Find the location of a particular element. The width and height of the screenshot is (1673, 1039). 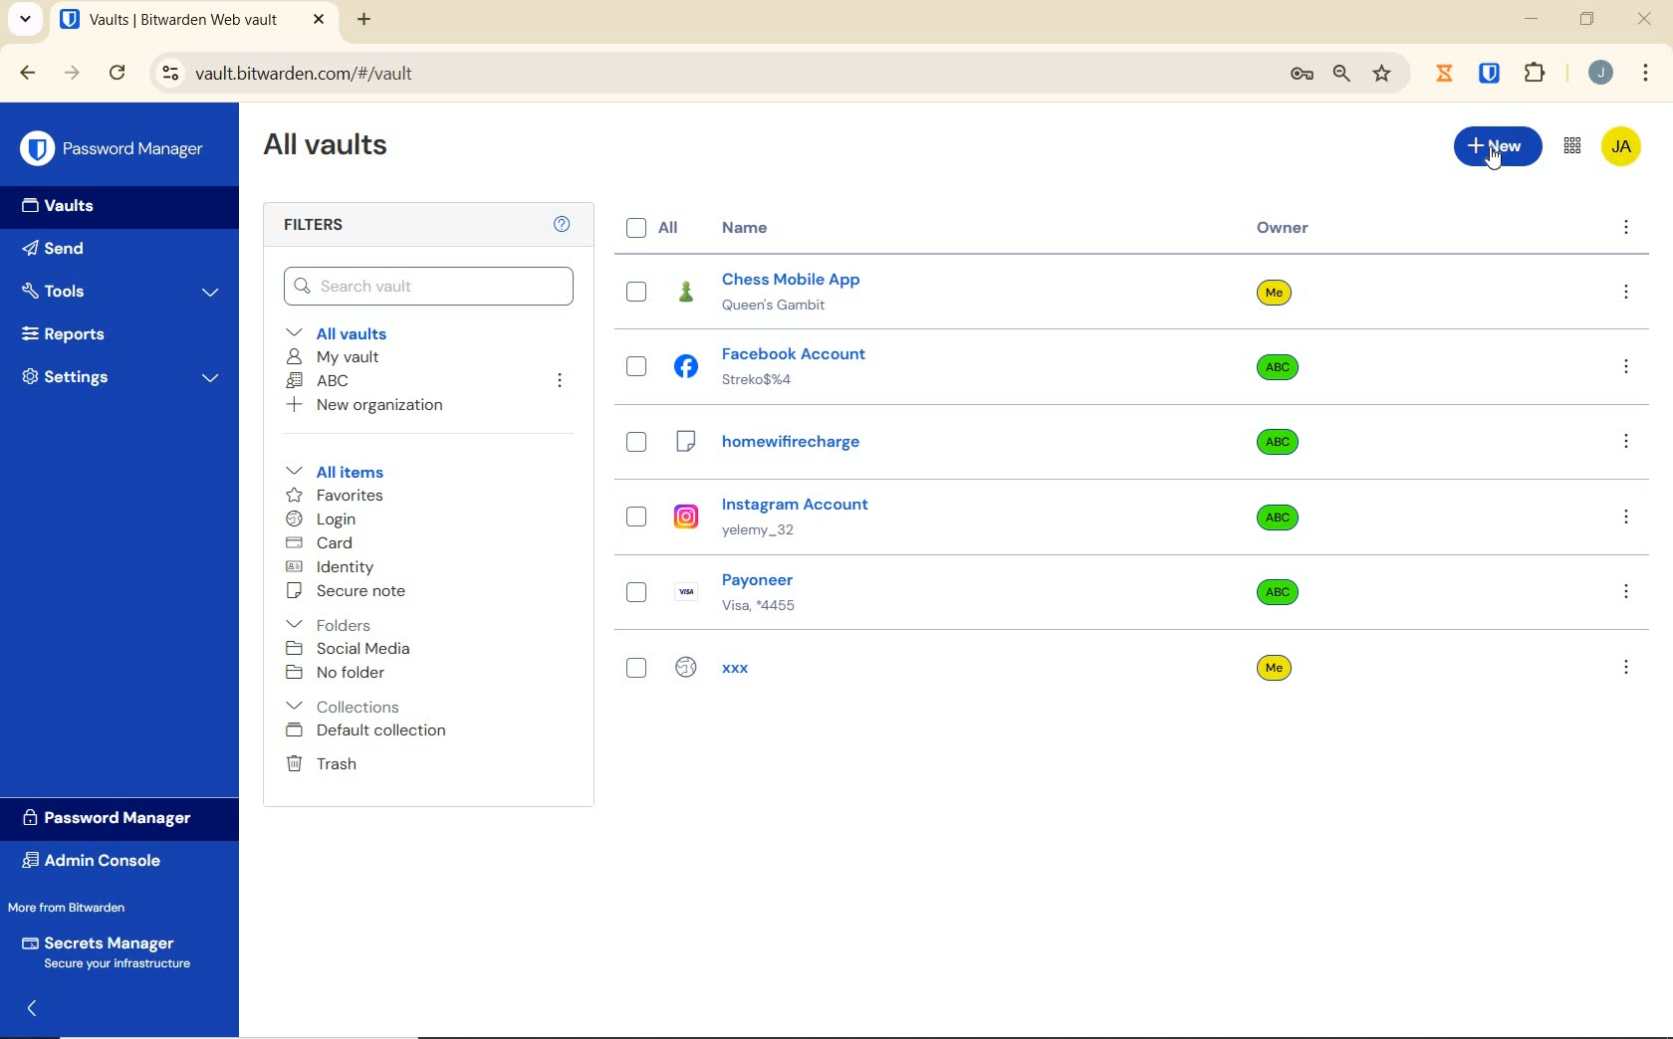

address bar is located at coordinates (707, 74).